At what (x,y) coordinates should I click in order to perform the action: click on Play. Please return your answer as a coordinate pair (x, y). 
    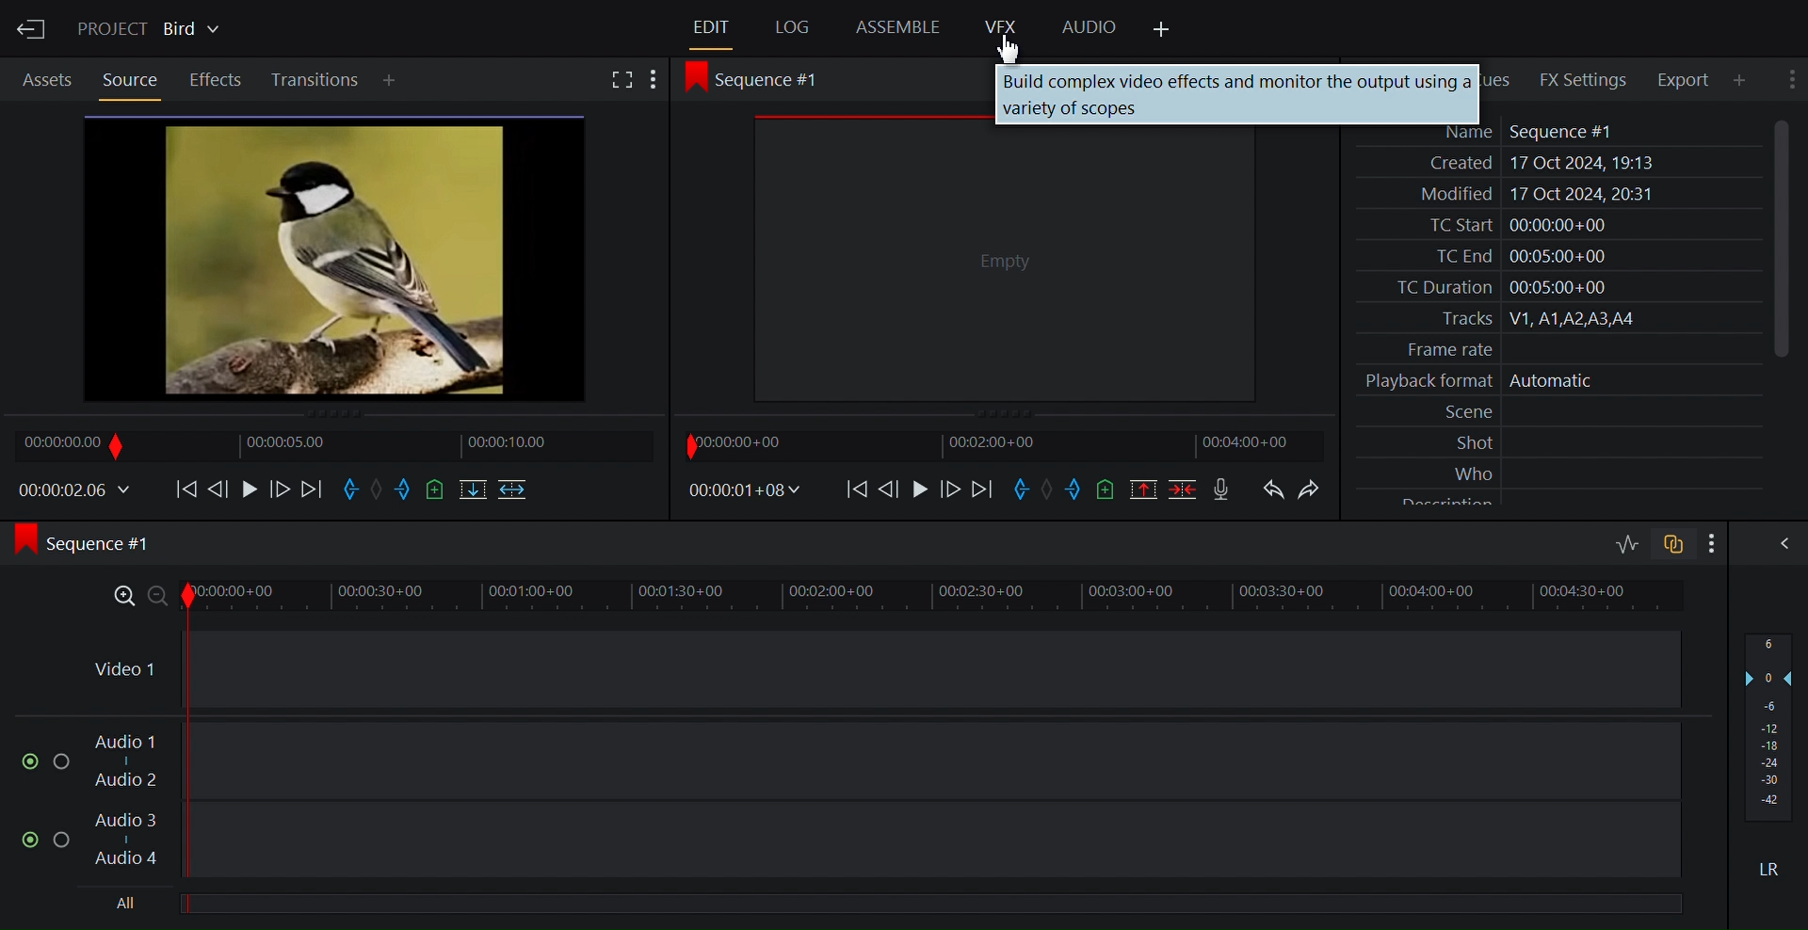
    Looking at the image, I should click on (246, 488).